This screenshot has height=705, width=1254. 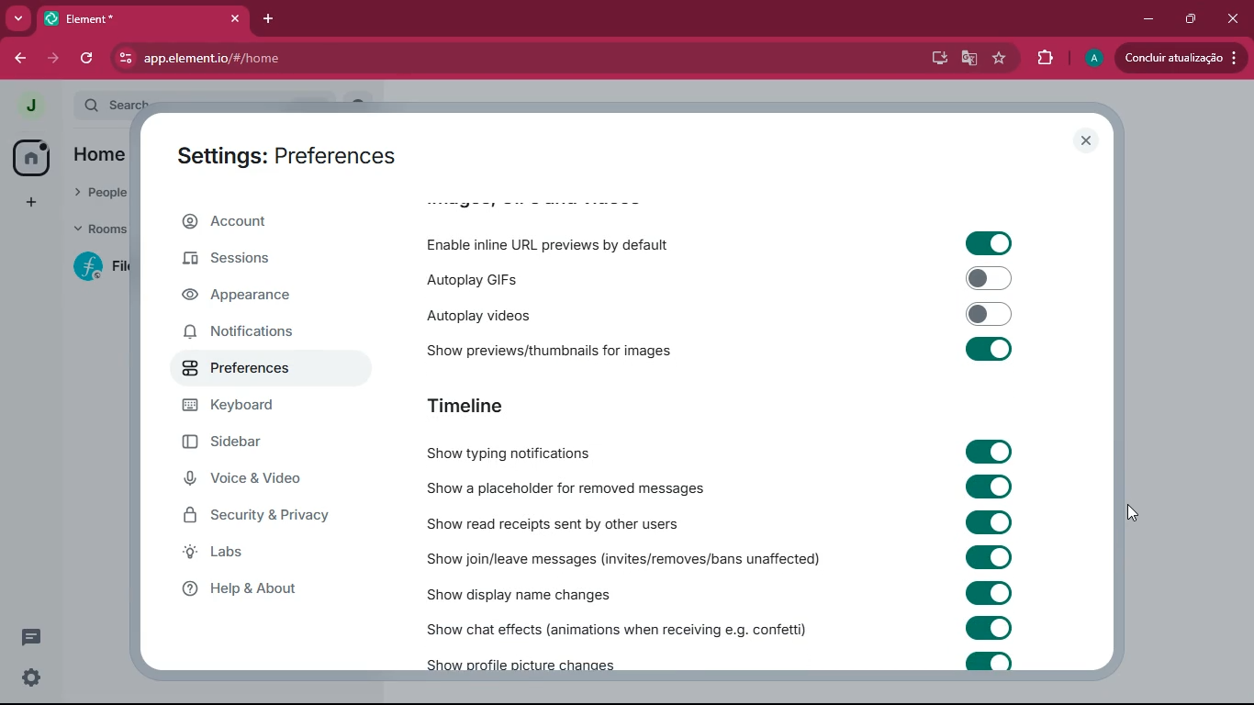 I want to click on tab, so click(x=91, y=18).